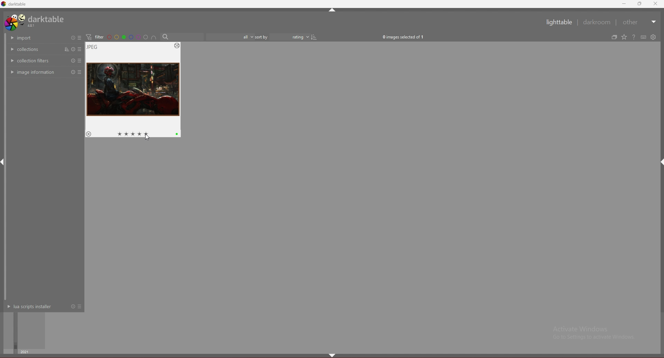 Image resolution: width=664 pixels, height=358 pixels. I want to click on reset, so click(73, 72).